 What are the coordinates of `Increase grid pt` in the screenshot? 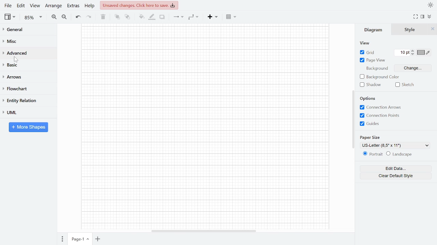 It's located at (413, 50).